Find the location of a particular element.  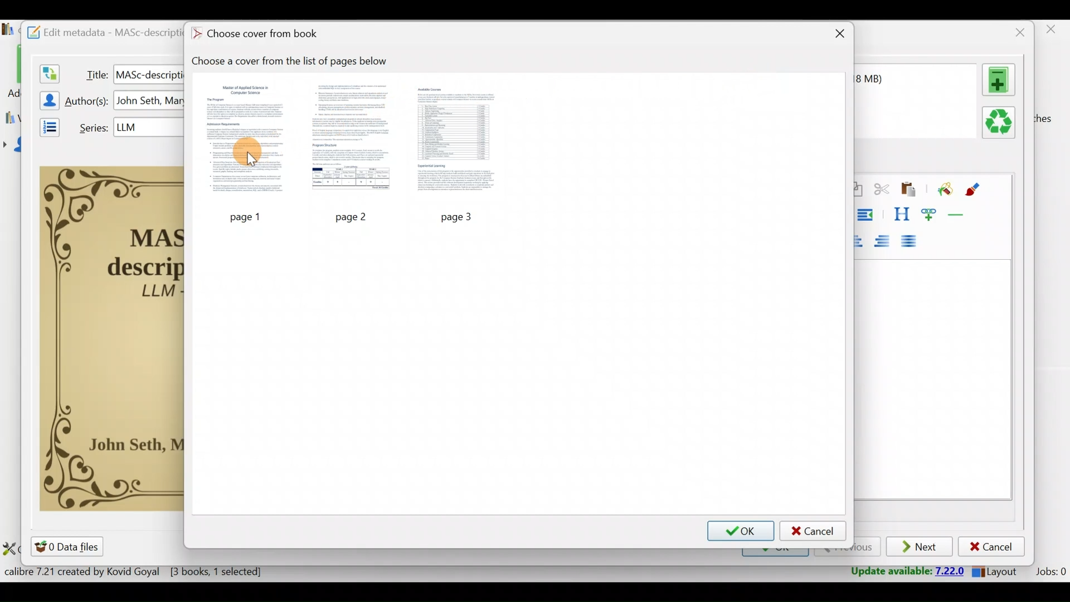

Next is located at coordinates (921, 547).